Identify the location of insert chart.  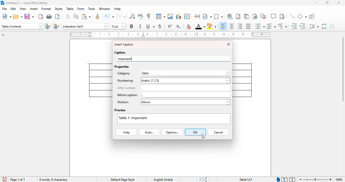
(179, 16).